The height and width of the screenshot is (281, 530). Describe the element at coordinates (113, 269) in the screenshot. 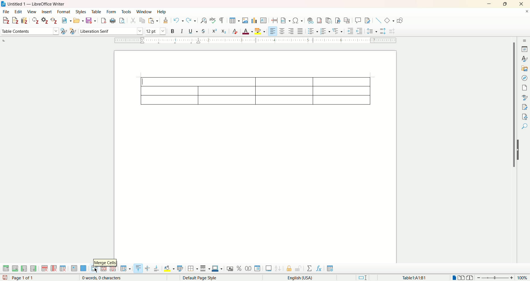

I see `split table` at that location.